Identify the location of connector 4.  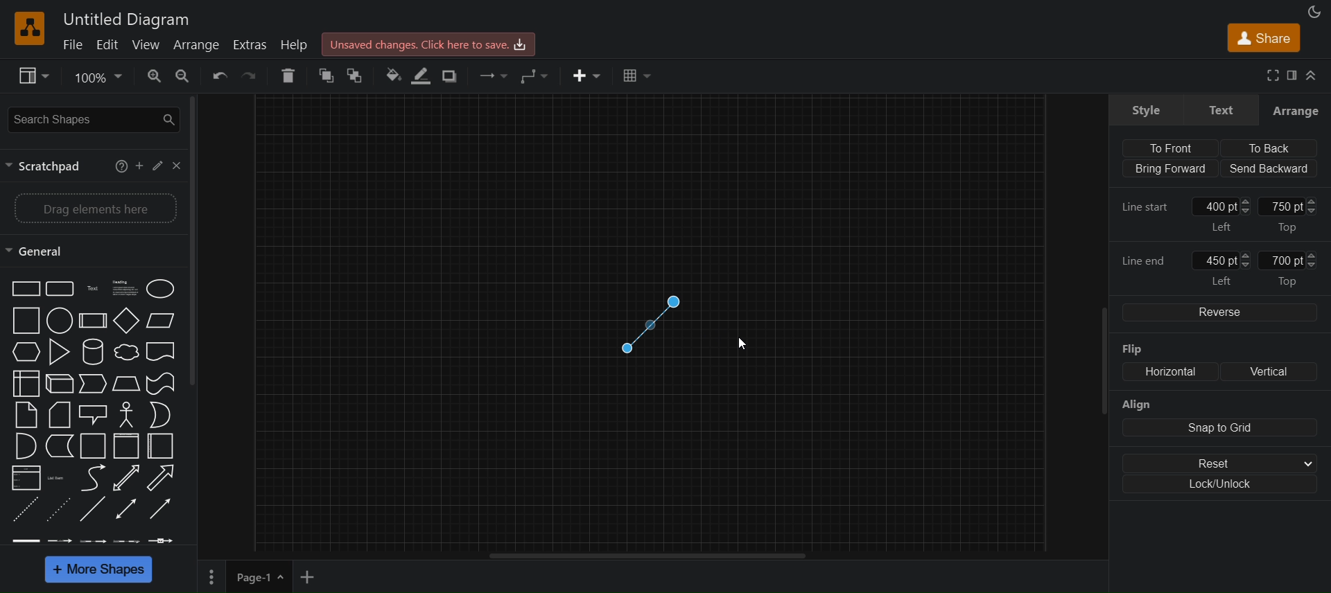
(126, 540).